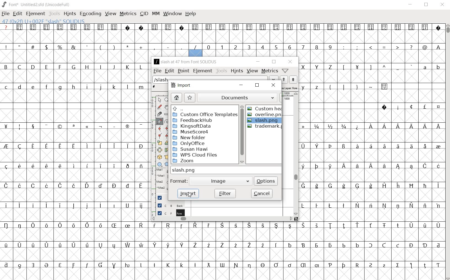 The image size is (450, 280). What do you see at coordinates (221, 234) in the screenshot?
I see `empty cells` at bounding box center [221, 234].